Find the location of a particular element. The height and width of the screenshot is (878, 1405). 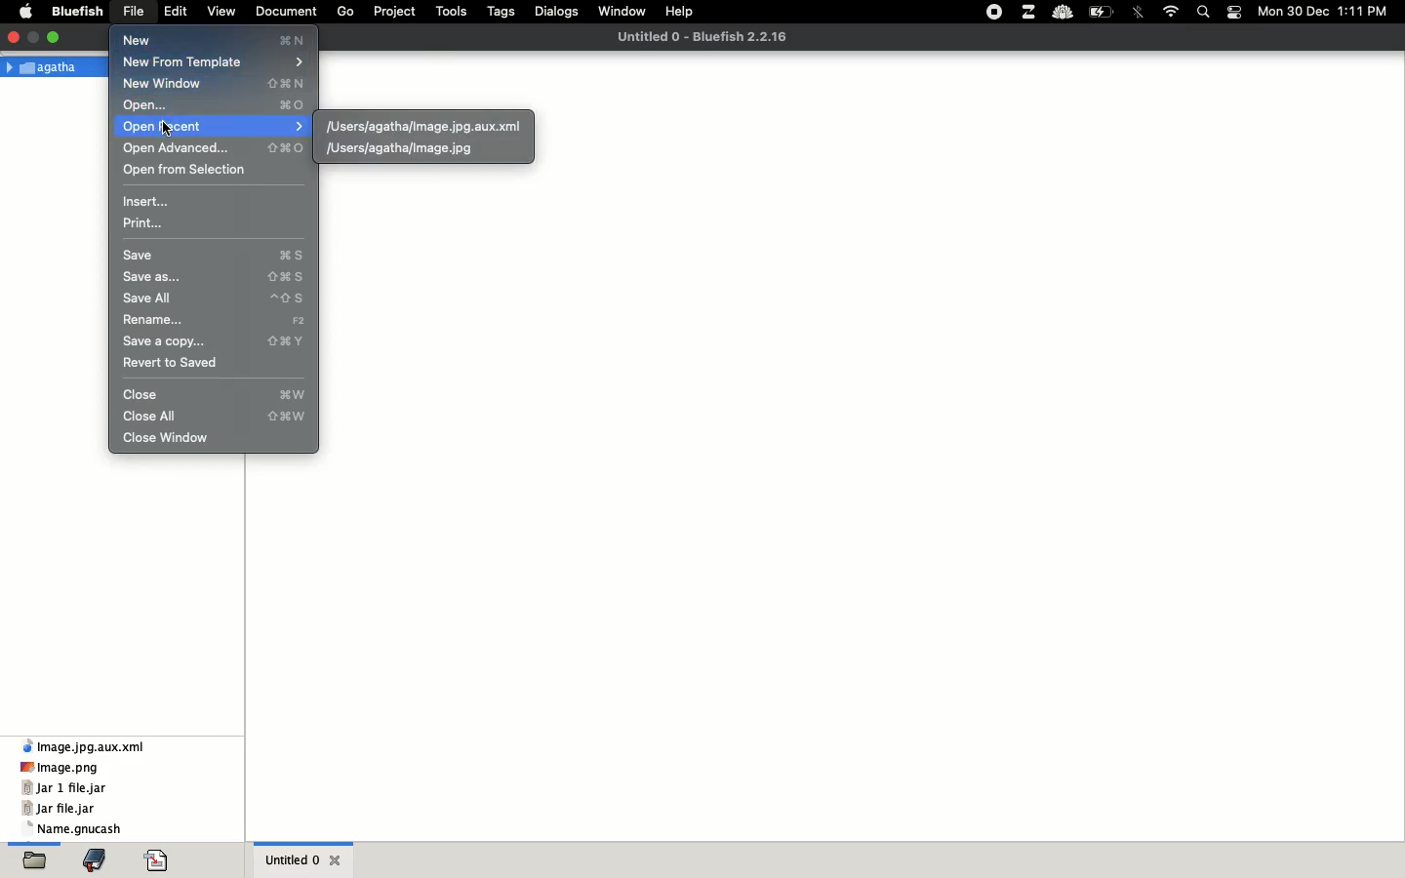

Agatha is located at coordinates (47, 66).